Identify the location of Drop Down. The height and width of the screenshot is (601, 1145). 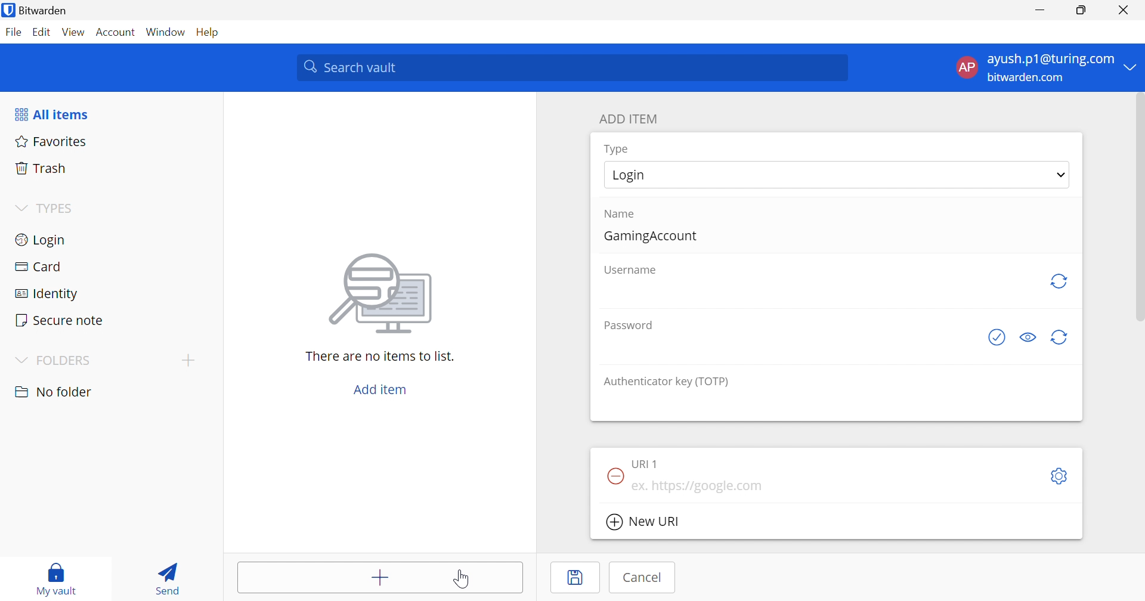
(1062, 175).